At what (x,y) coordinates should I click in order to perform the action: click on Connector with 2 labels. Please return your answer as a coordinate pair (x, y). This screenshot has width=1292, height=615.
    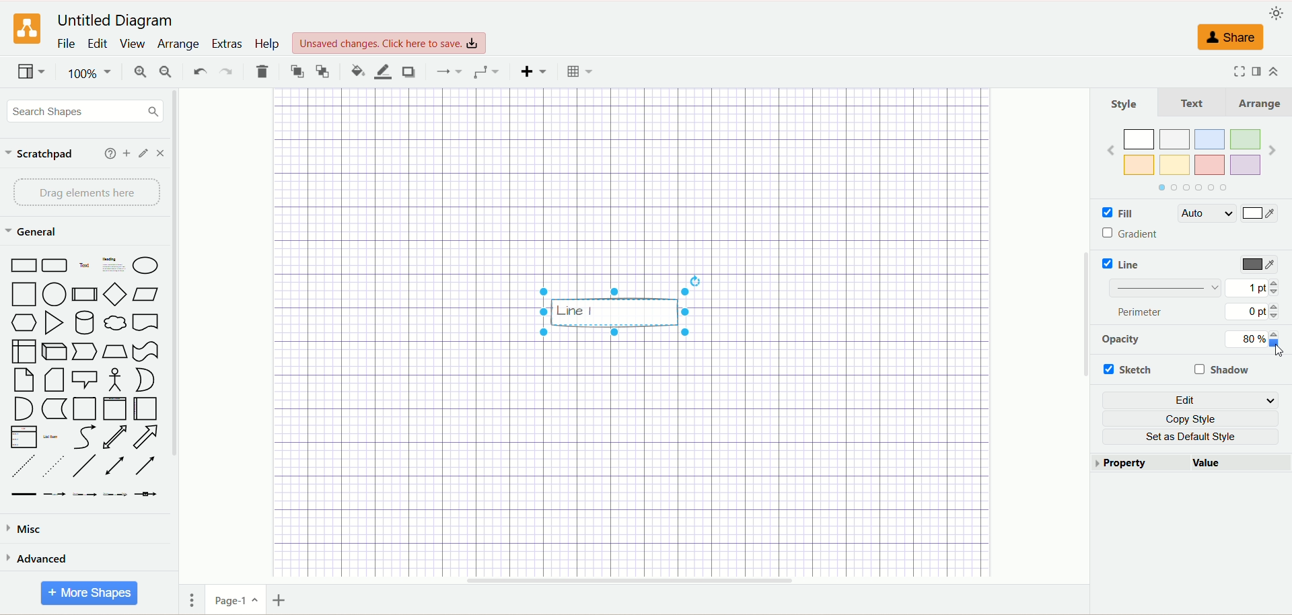
    Looking at the image, I should click on (83, 495).